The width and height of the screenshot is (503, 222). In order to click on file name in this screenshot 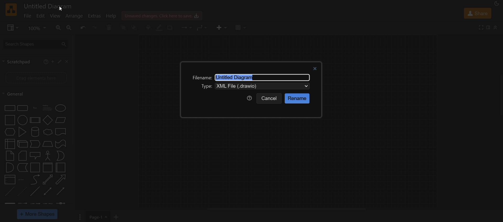, I will do `click(201, 78)`.